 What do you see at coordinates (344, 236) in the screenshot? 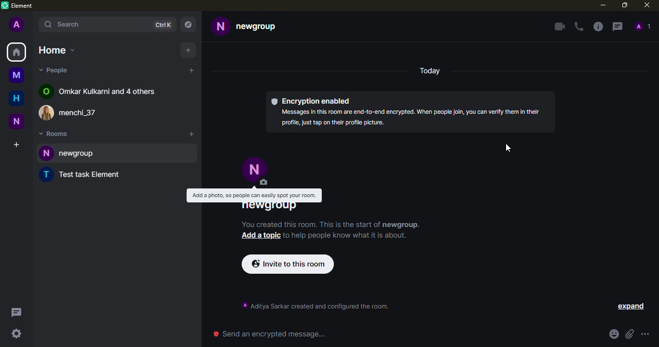
I see `to help people know what it is about.` at bounding box center [344, 236].